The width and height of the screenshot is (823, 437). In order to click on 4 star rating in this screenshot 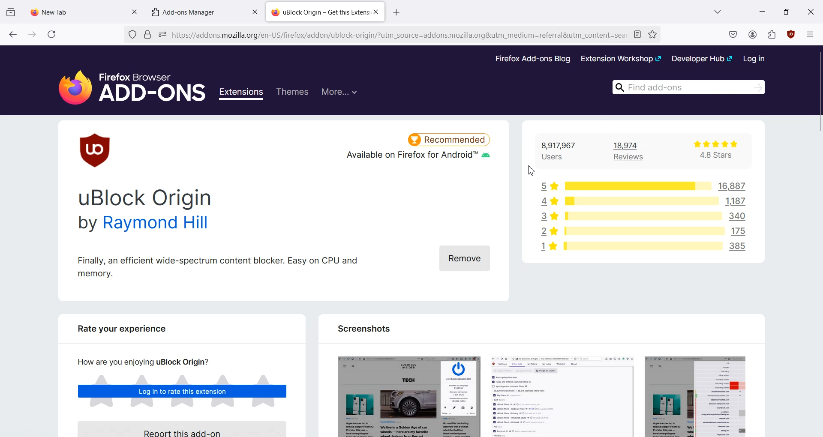, I will do `click(545, 201)`.